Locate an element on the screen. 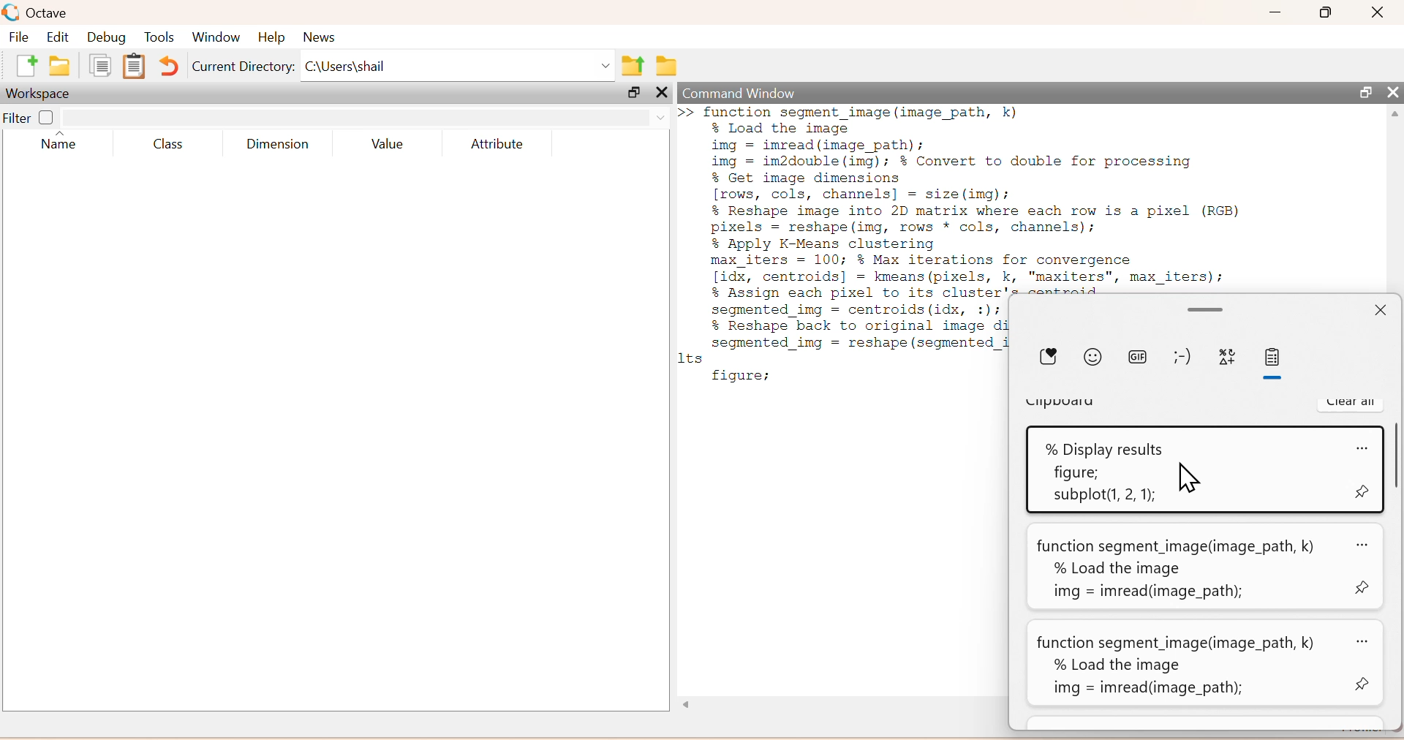 This screenshot has height=740, width=1404. Command Window is located at coordinates (744, 93).